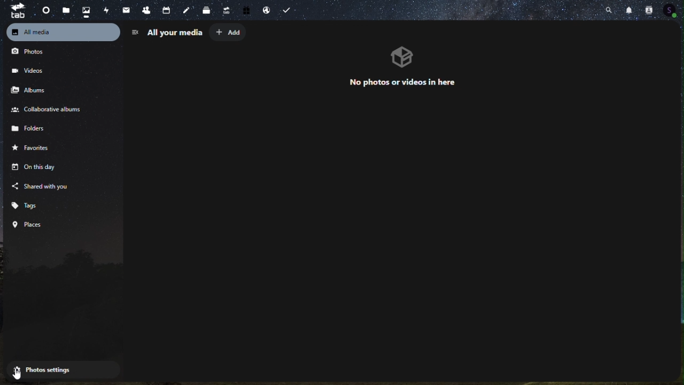 The width and height of the screenshot is (684, 385). I want to click on Profile, so click(672, 11).